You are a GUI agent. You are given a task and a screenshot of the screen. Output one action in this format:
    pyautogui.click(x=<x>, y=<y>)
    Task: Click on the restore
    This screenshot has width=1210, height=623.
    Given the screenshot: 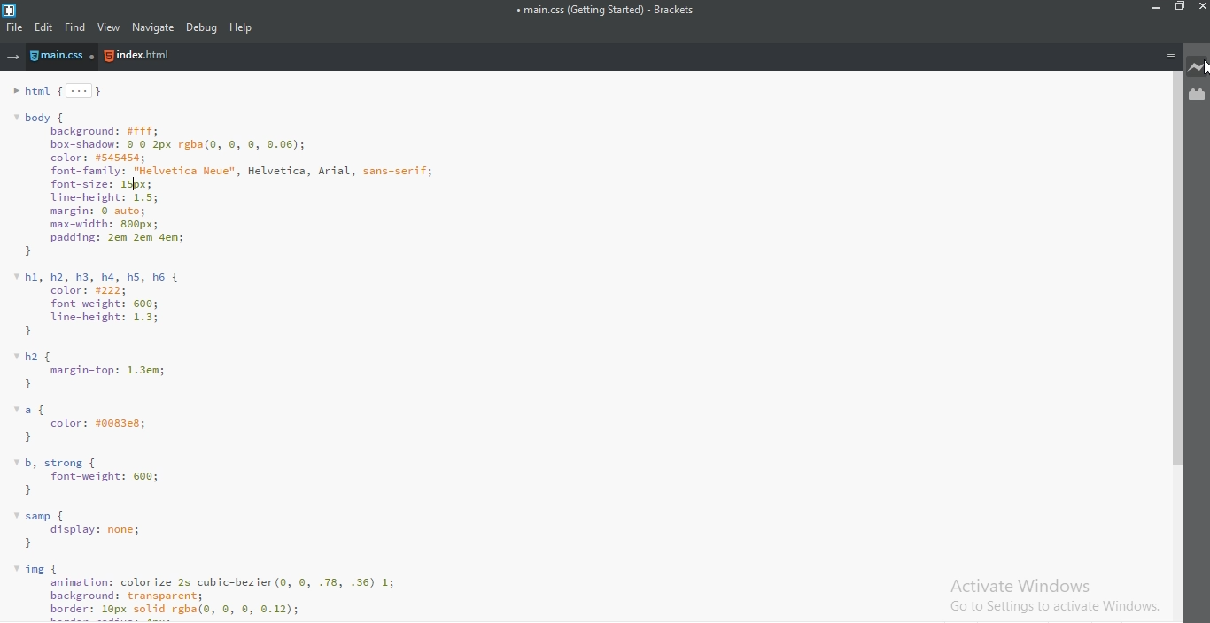 What is the action you would take?
    pyautogui.click(x=1178, y=10)
    